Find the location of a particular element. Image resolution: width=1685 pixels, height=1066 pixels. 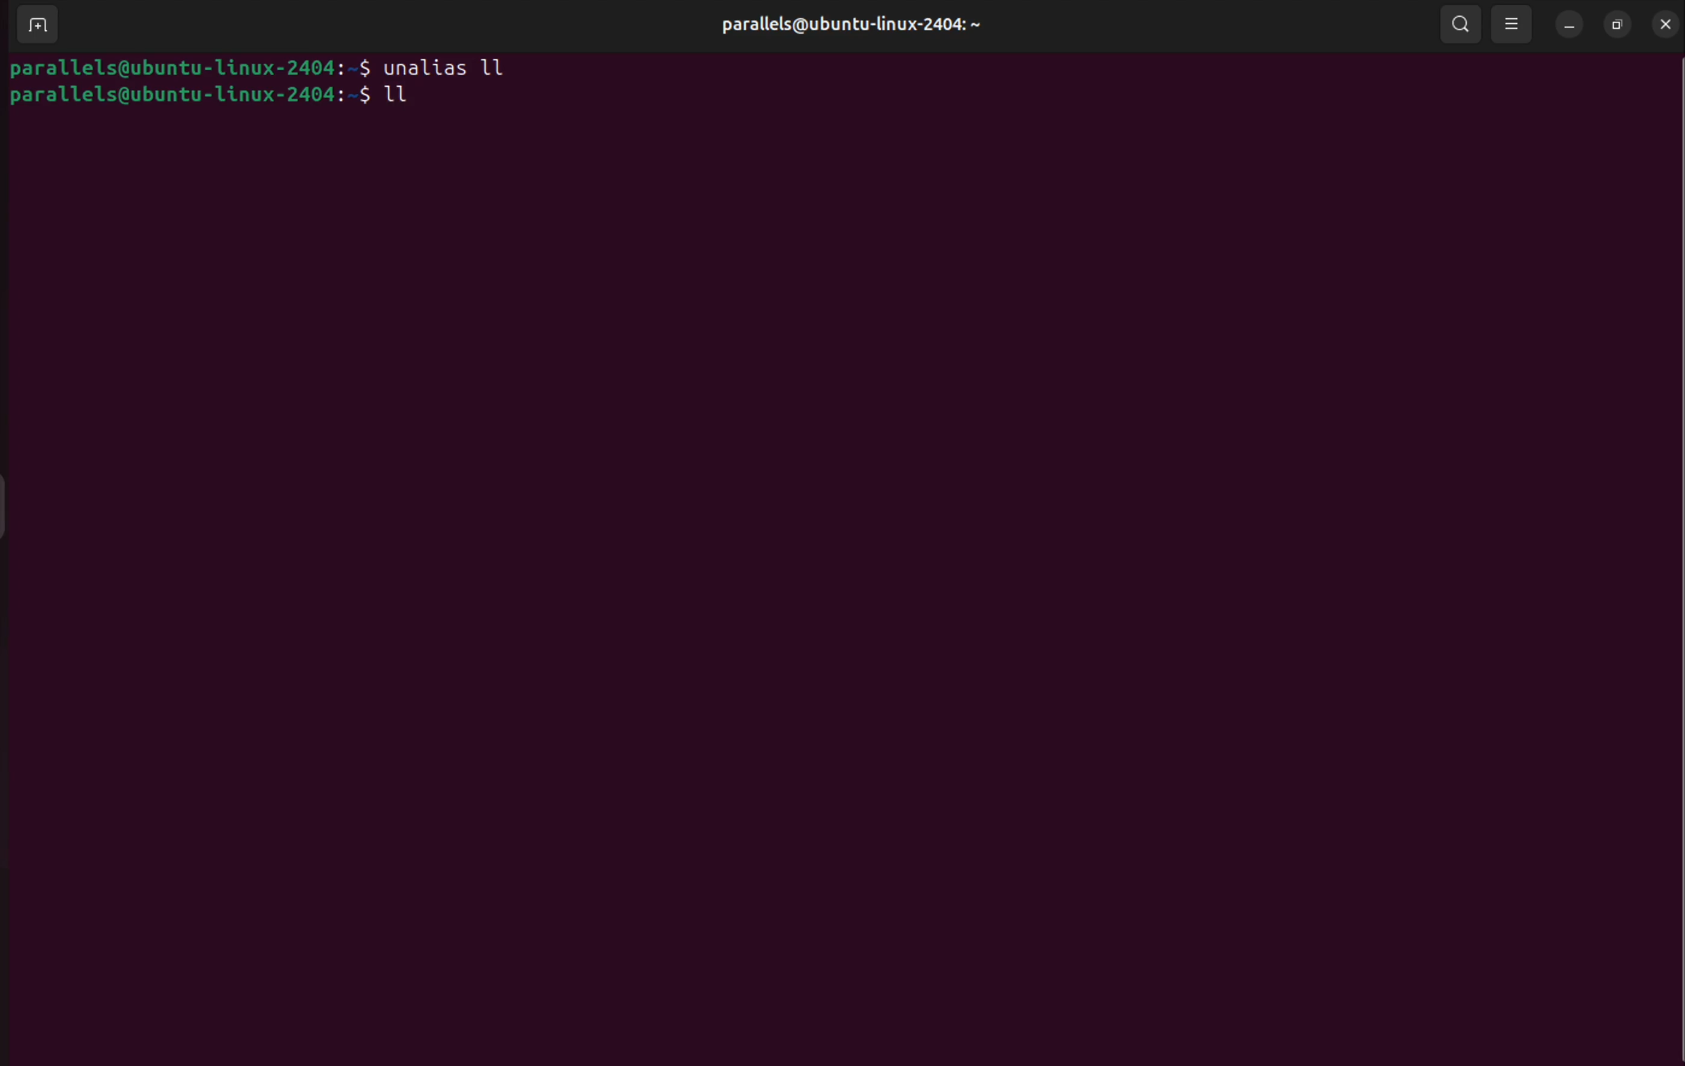

view option is located at coordinates (1513, 24).